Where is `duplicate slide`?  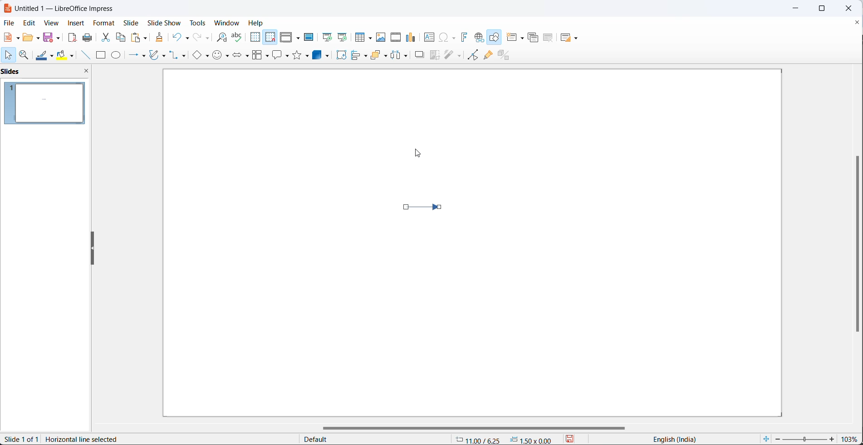 duplicate slide is located at coordinates (532, 39).